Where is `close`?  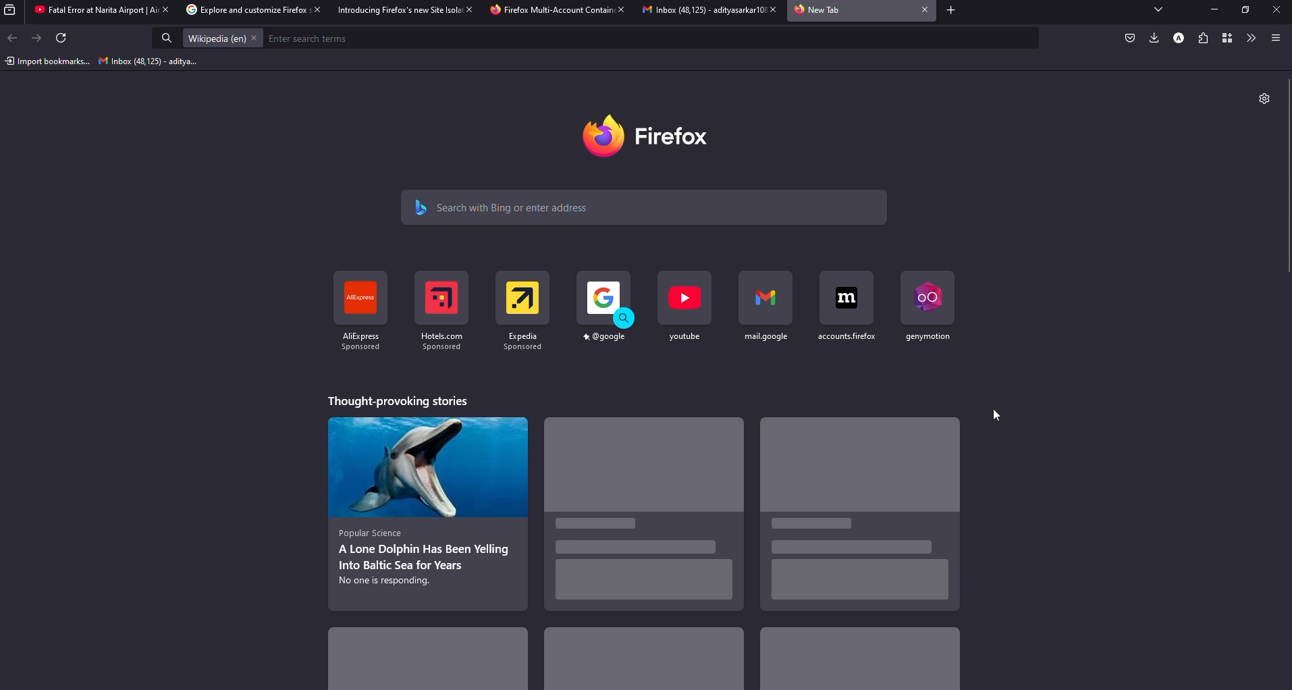
close is located at coordinates (921, 10).